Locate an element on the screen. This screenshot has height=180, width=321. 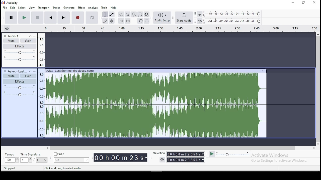
delete track is located at coordinates (5, 36).